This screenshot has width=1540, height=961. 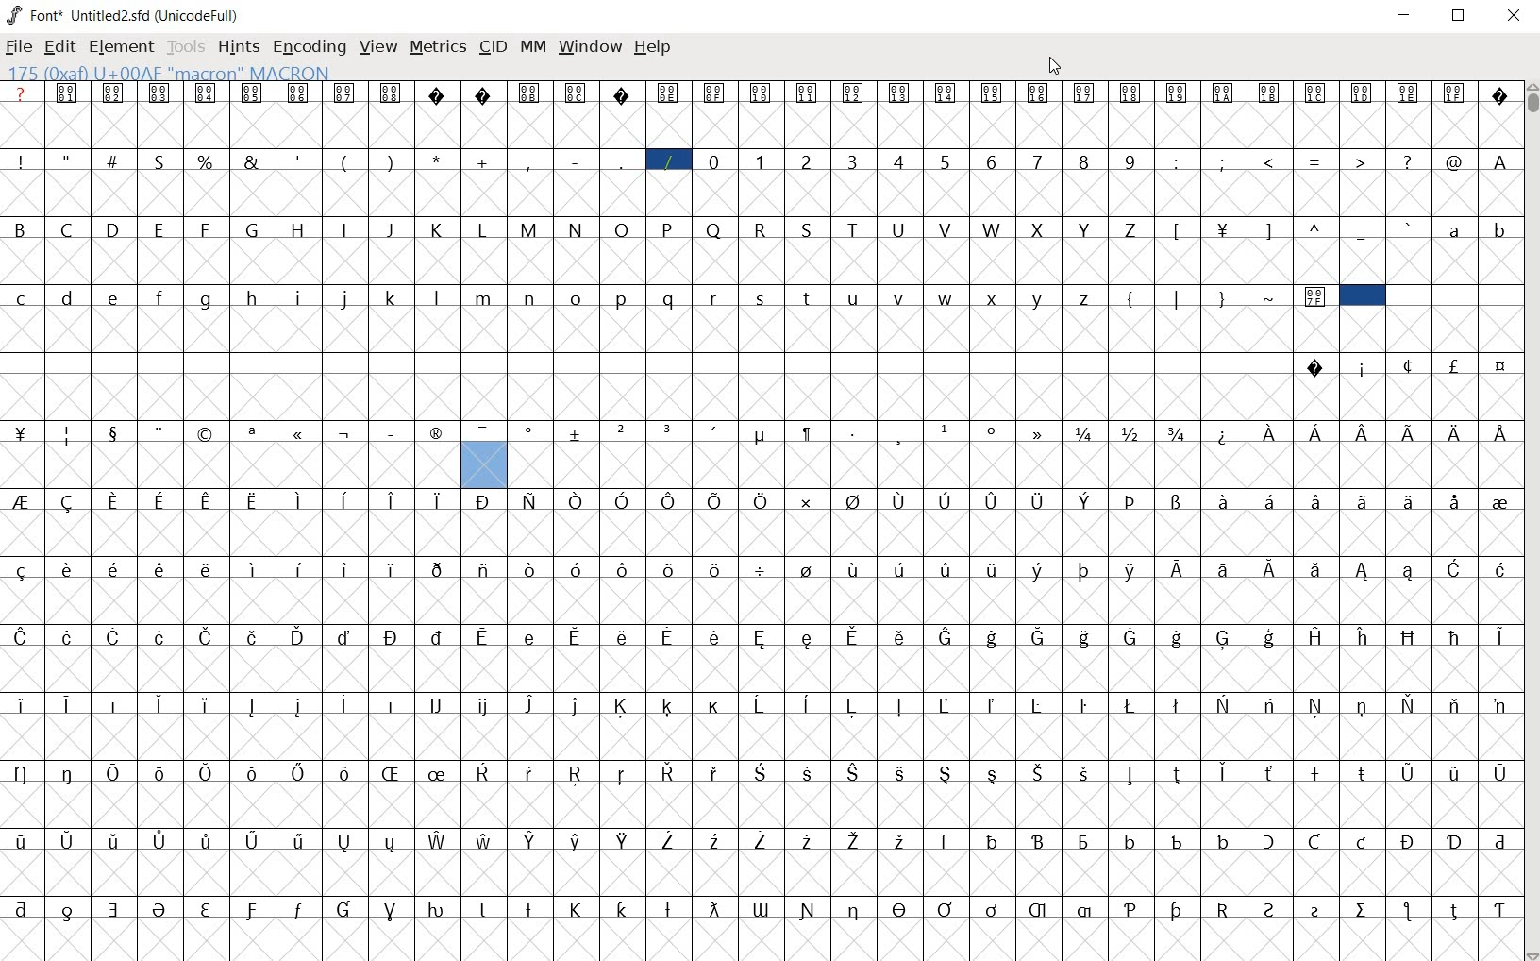 I want to click on Symbol, so click(x=1498, y=433).